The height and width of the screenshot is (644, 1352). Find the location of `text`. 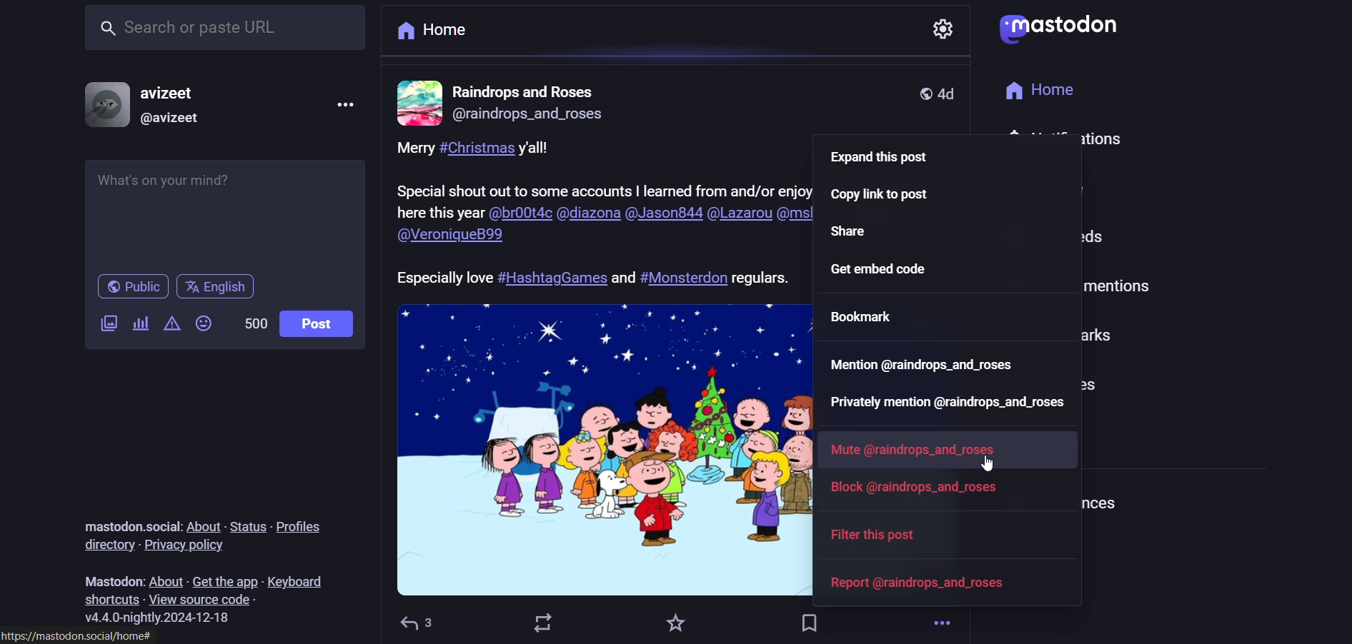

text is located at coordinates (121, 520).